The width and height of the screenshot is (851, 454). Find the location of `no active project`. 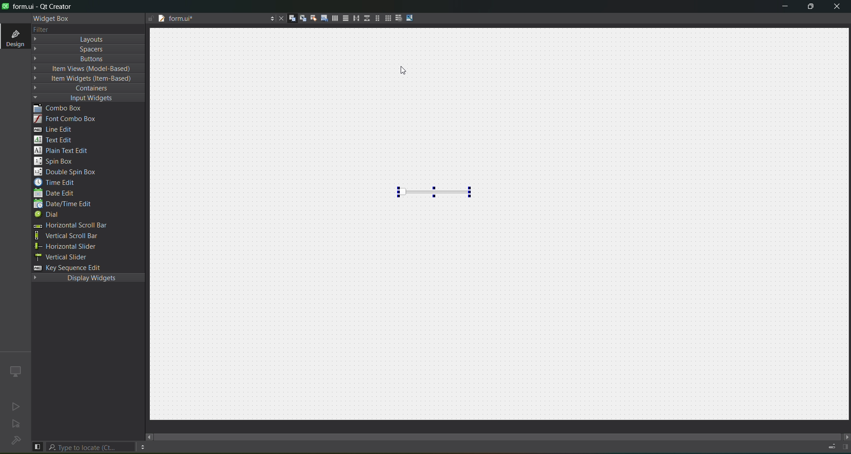

no active project is located at coordinates (16, 406).